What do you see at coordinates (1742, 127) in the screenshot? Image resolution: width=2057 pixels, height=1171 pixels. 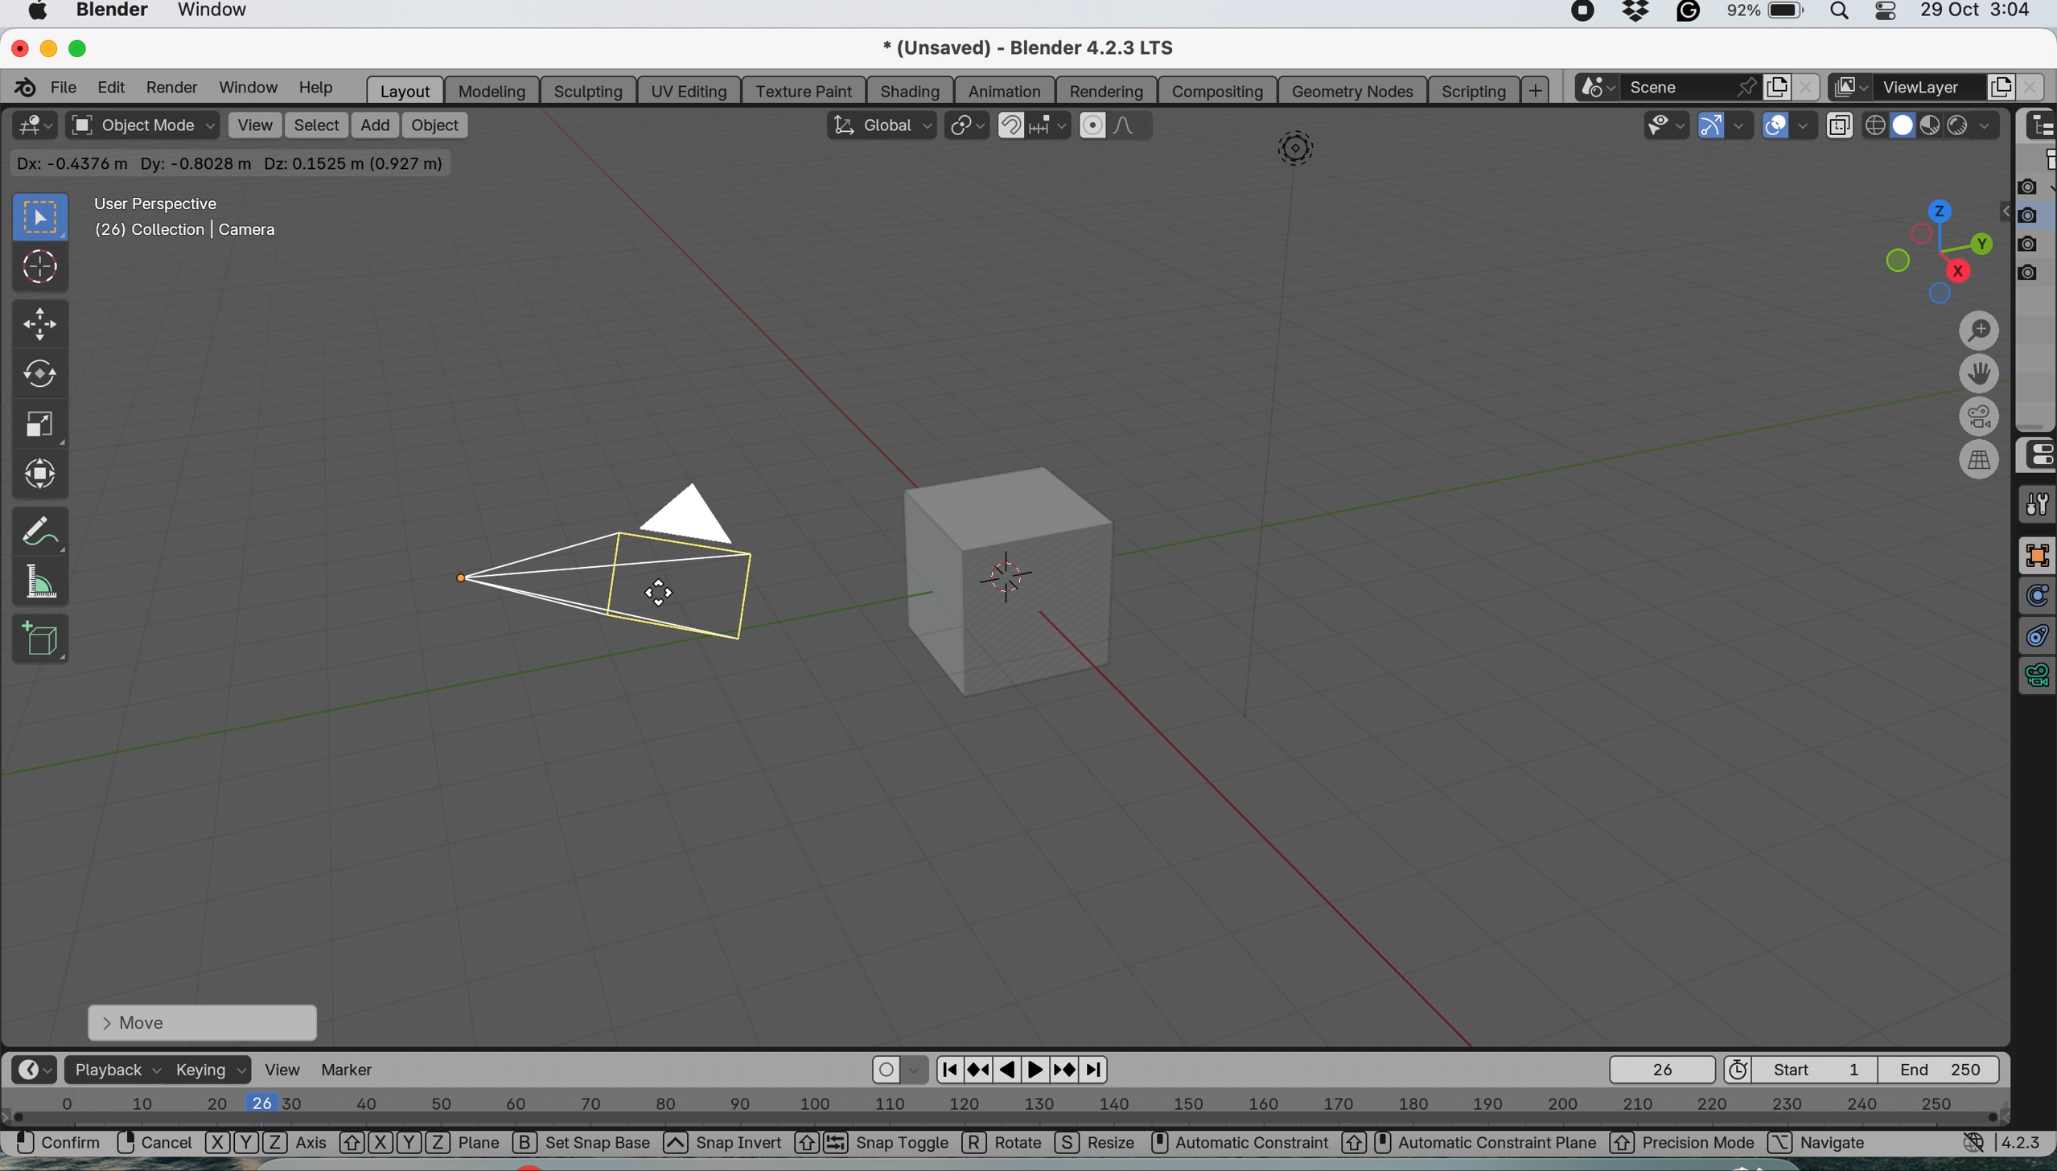 I see `gizmos` at bounding box center [1742, 127].